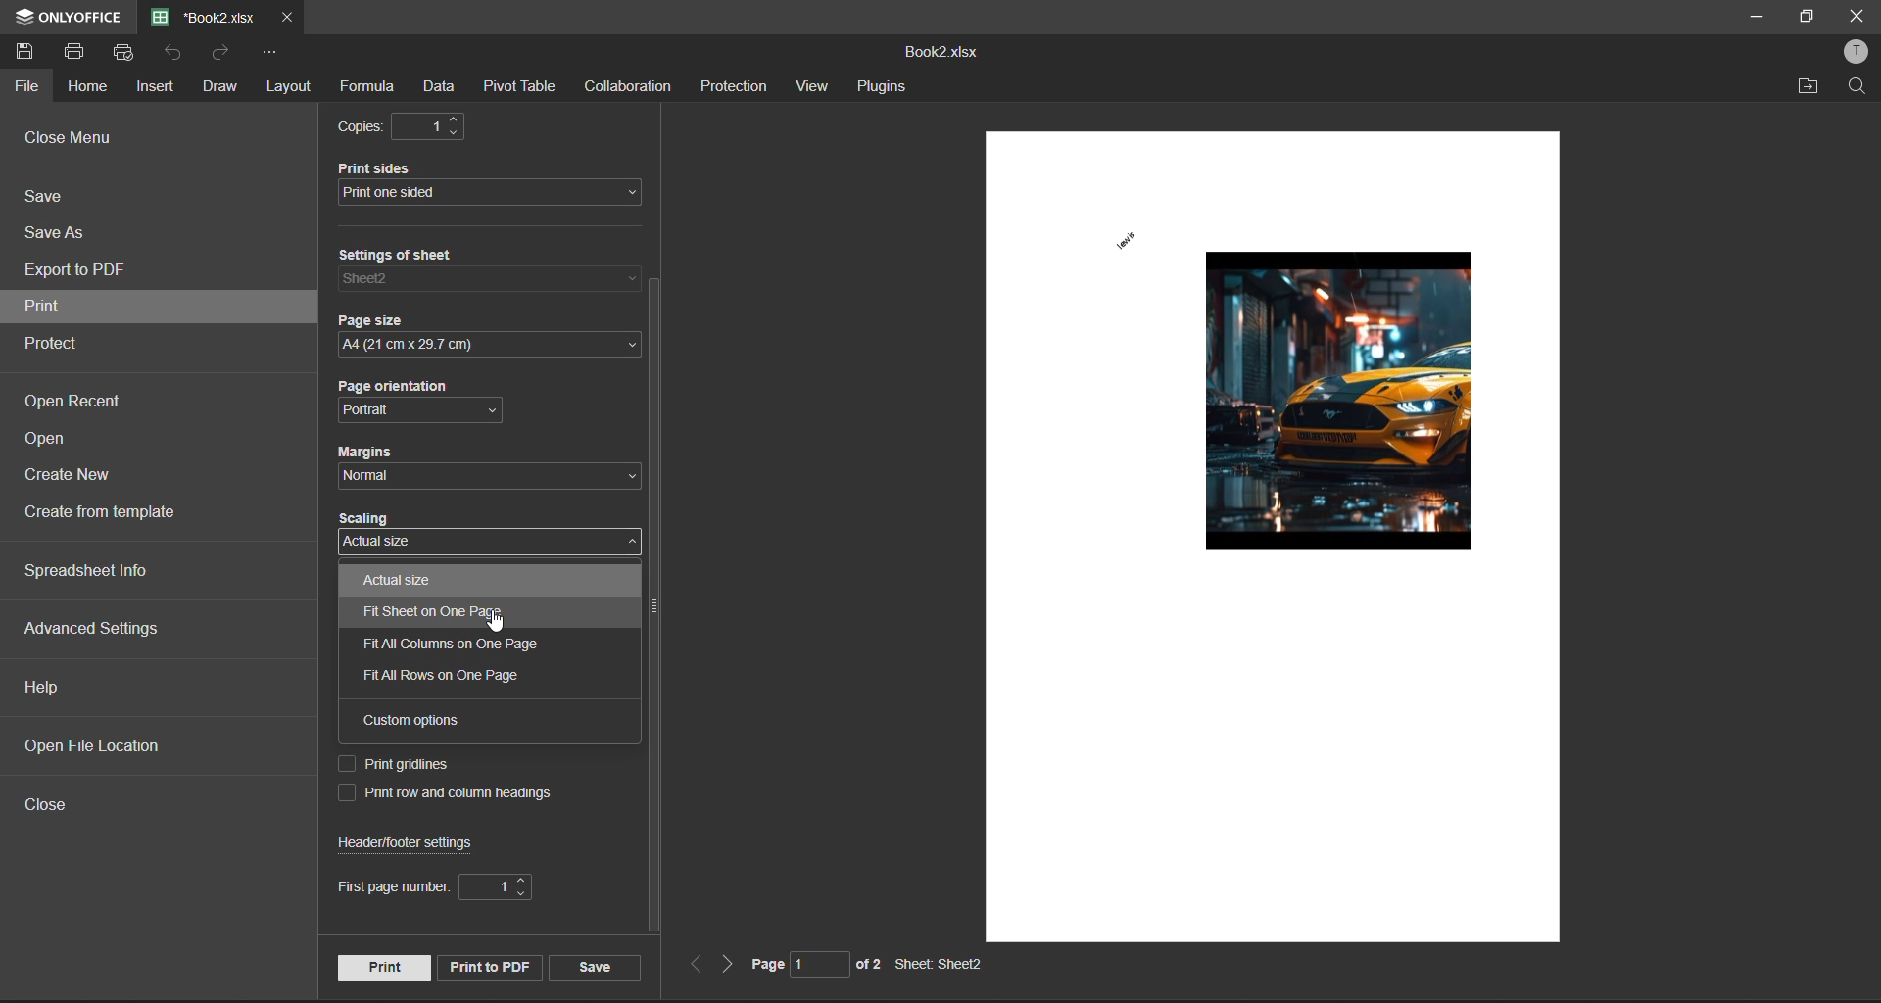  I want to click on pivot table, so click(523, 84).